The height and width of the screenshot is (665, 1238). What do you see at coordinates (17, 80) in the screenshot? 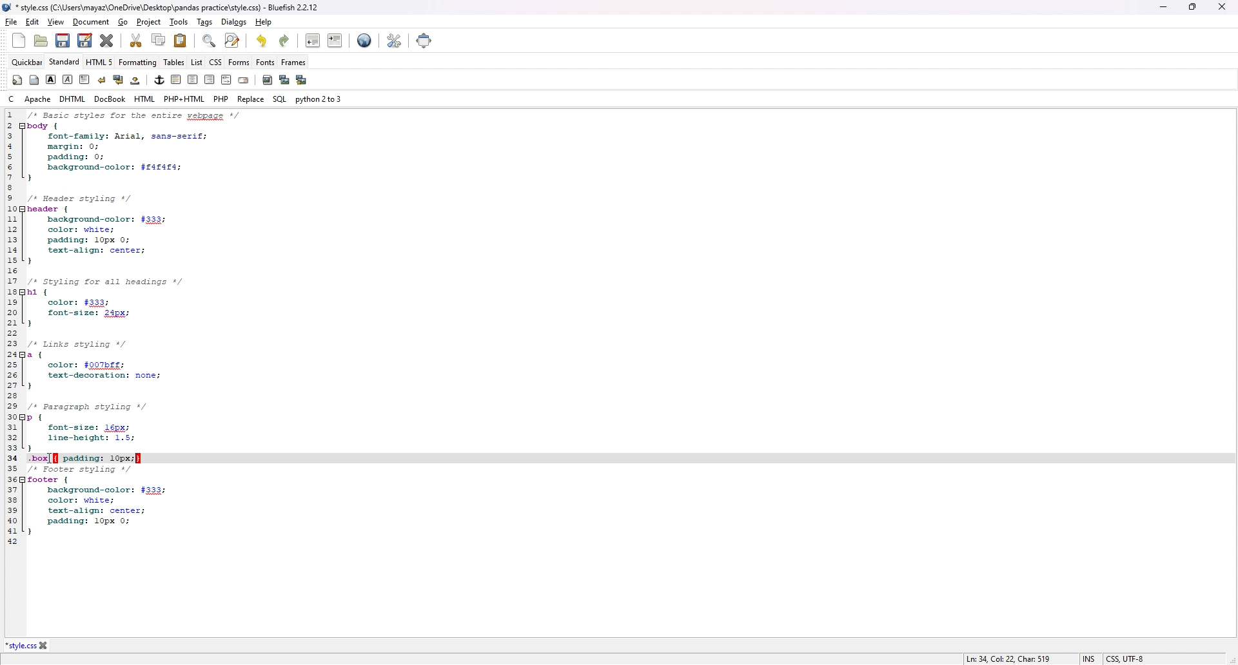
I see `quickbar` at bounding box center [17, 80].